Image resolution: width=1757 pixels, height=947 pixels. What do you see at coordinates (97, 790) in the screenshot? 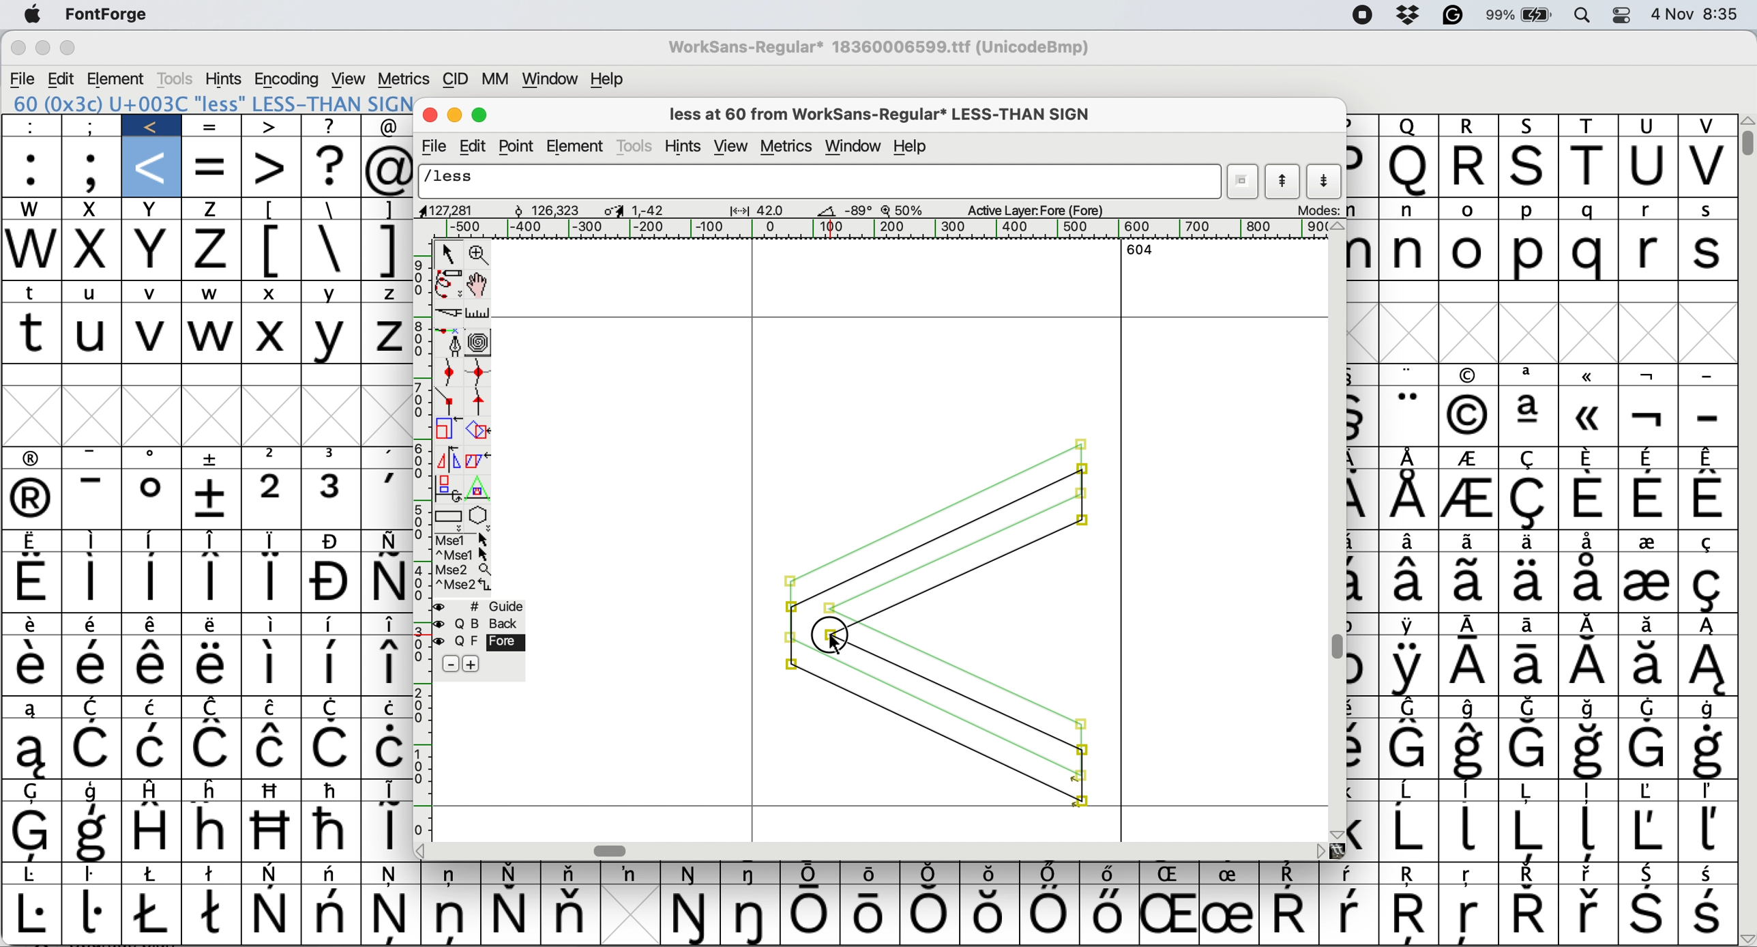
I see `Symbol` at bounding box center [97, 790].